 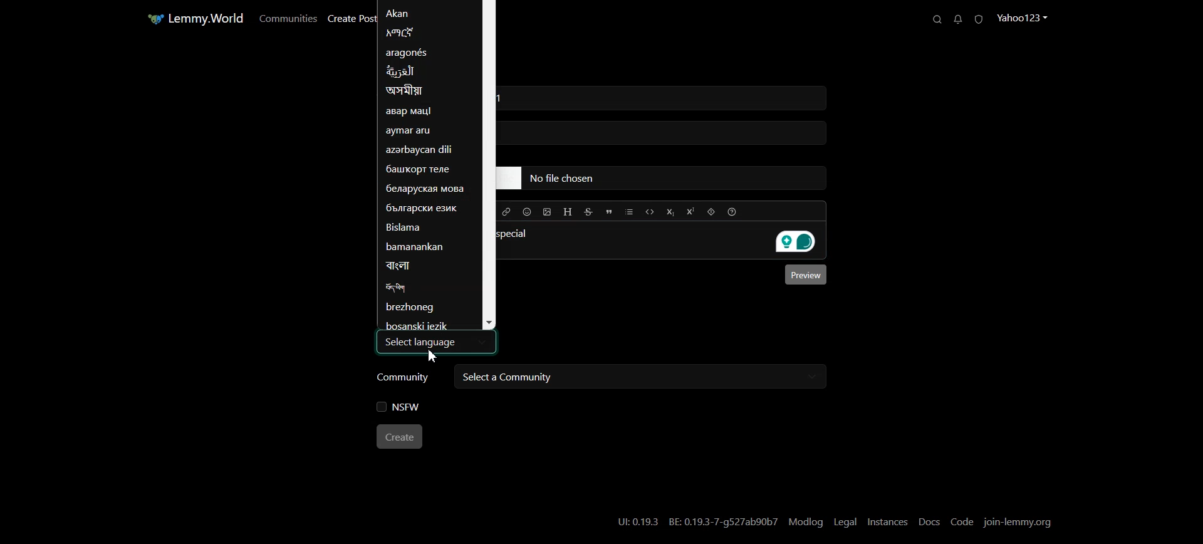 I want to click on Communities, so click(x=286, y=18).